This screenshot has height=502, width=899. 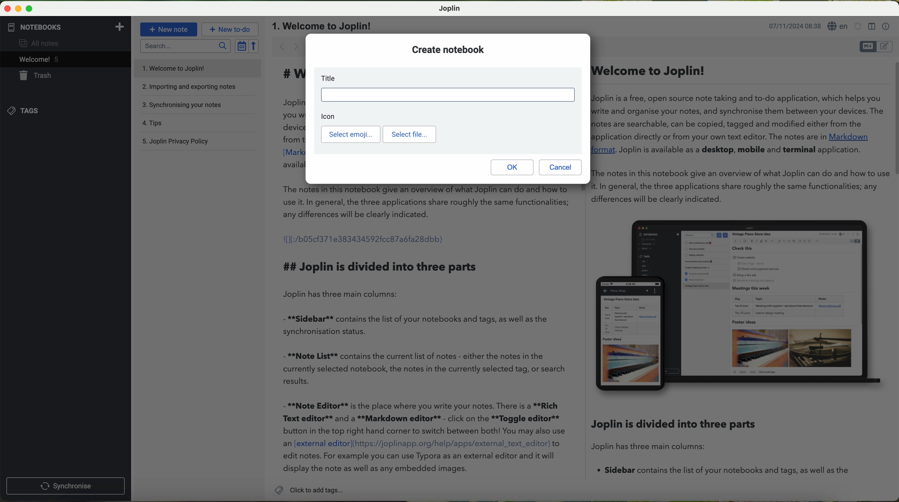 What do you see at coordinates (575, 334) in the screenshot?
I see `workspace` at bounding box center [575, 334].